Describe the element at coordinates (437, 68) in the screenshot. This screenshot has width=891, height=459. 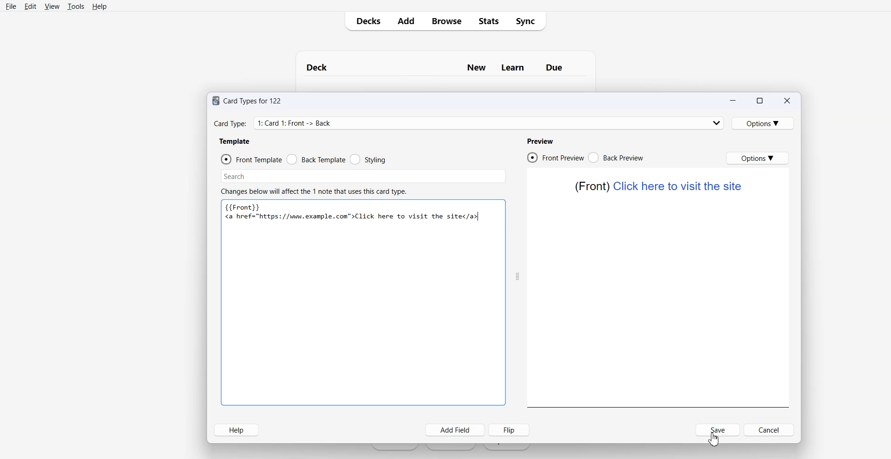
I see `Text 1` at that location.